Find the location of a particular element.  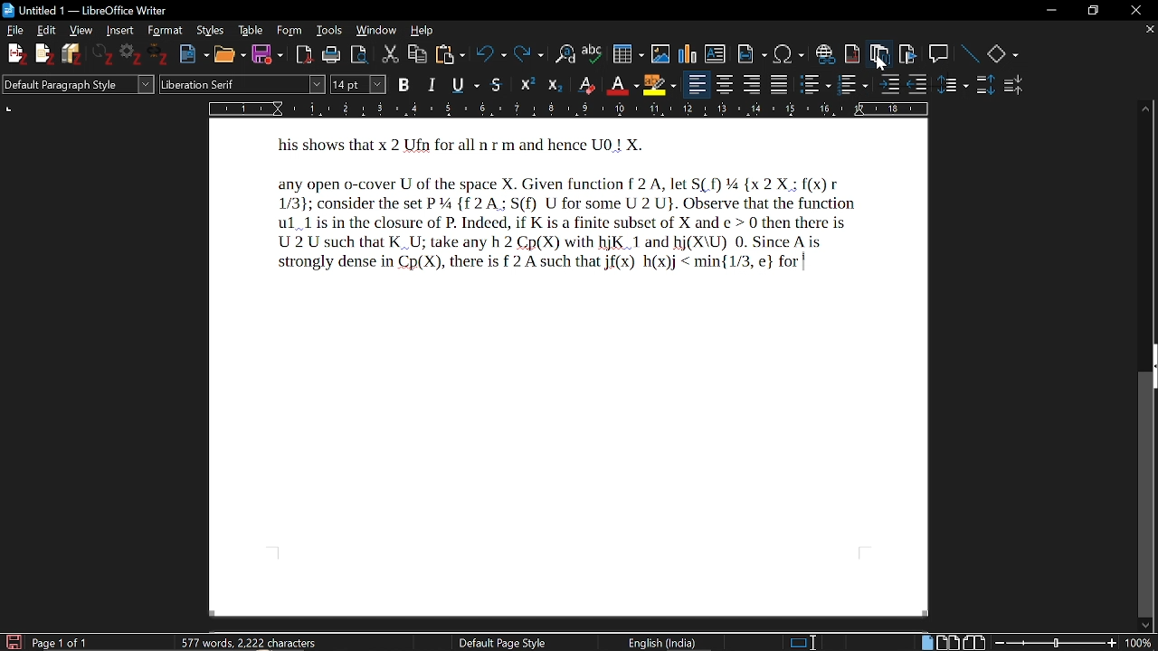

Paragraph style is located at coordinates (78, 85).